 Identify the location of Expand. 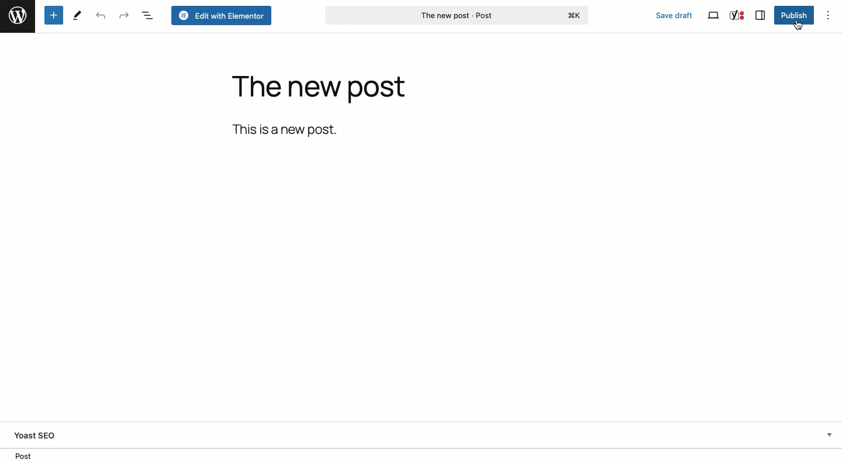
(828, 435).